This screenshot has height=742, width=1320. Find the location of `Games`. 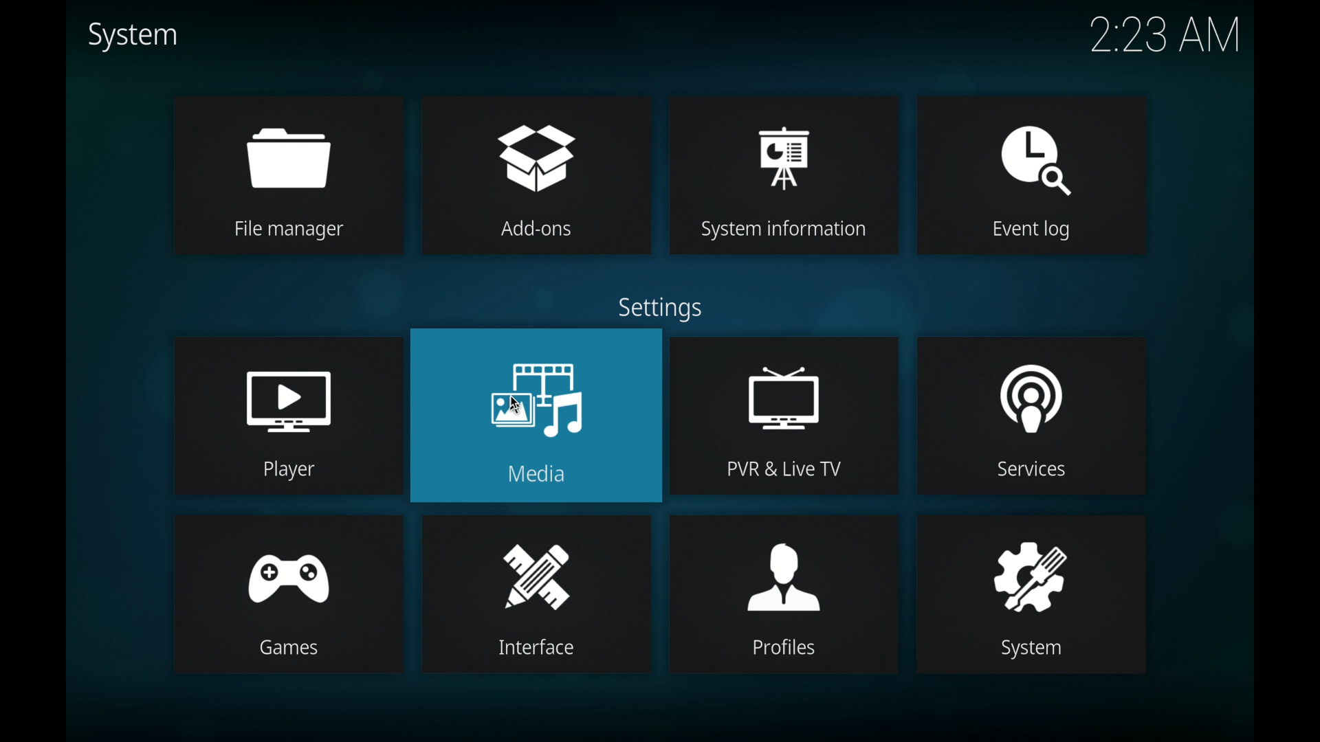

Games is located at coordinates (291, 650).